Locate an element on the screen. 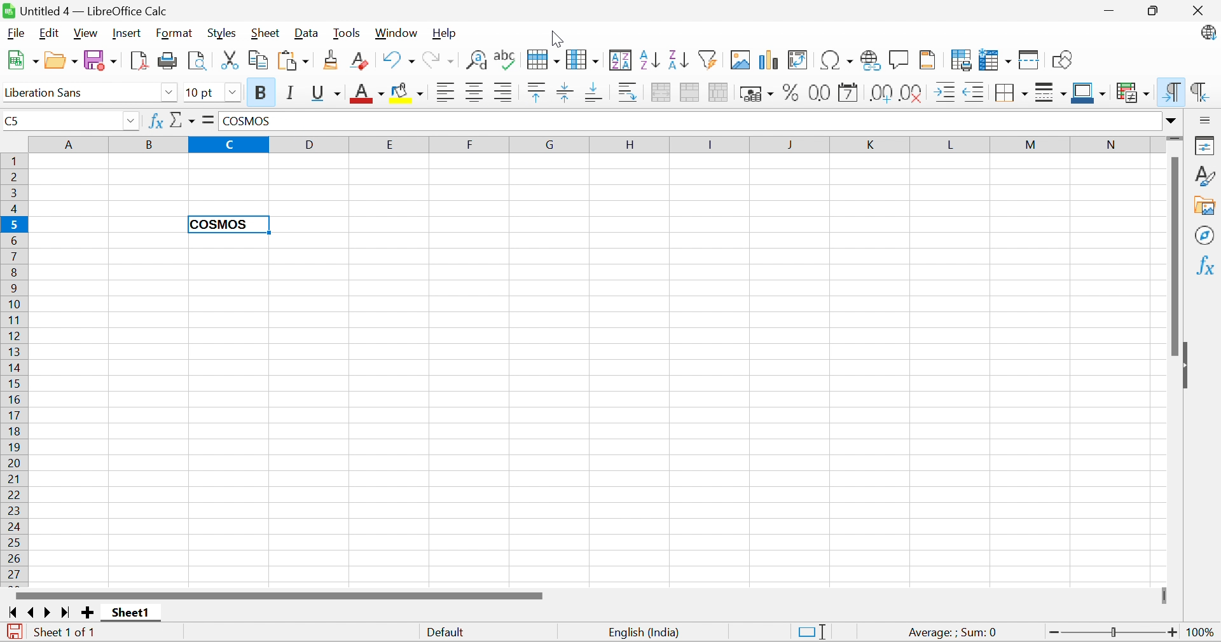  Align Top is located at coordinates (537, 93).